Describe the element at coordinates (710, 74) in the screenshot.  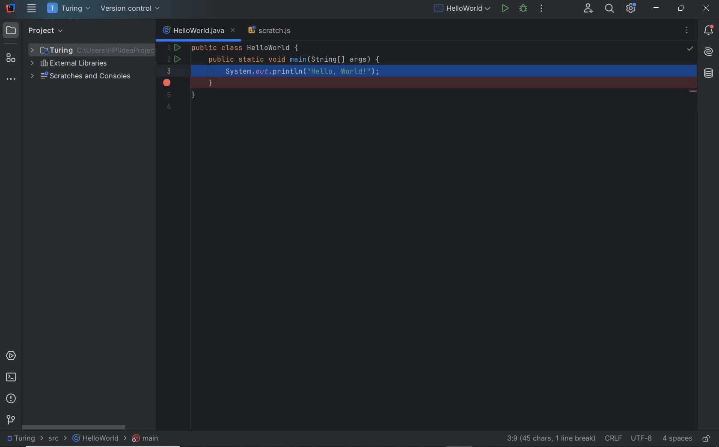
I see `database` at that location.